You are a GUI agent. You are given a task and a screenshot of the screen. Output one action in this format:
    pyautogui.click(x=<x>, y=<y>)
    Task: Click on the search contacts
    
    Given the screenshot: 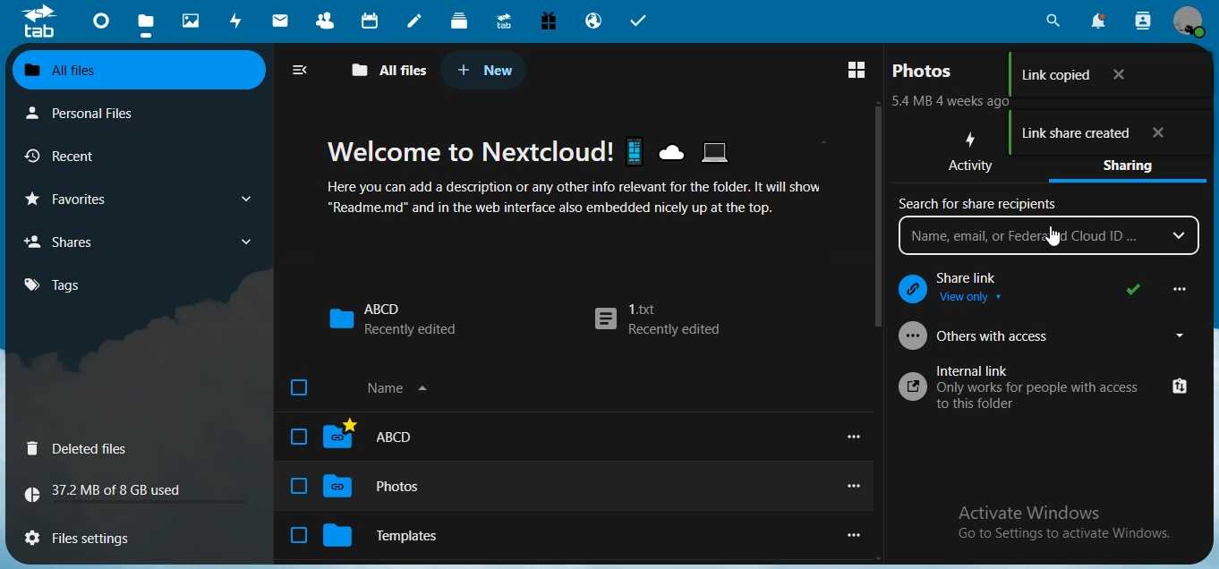 What is the action you would take?
    pyautogui.click(x=1143, y=21)
    